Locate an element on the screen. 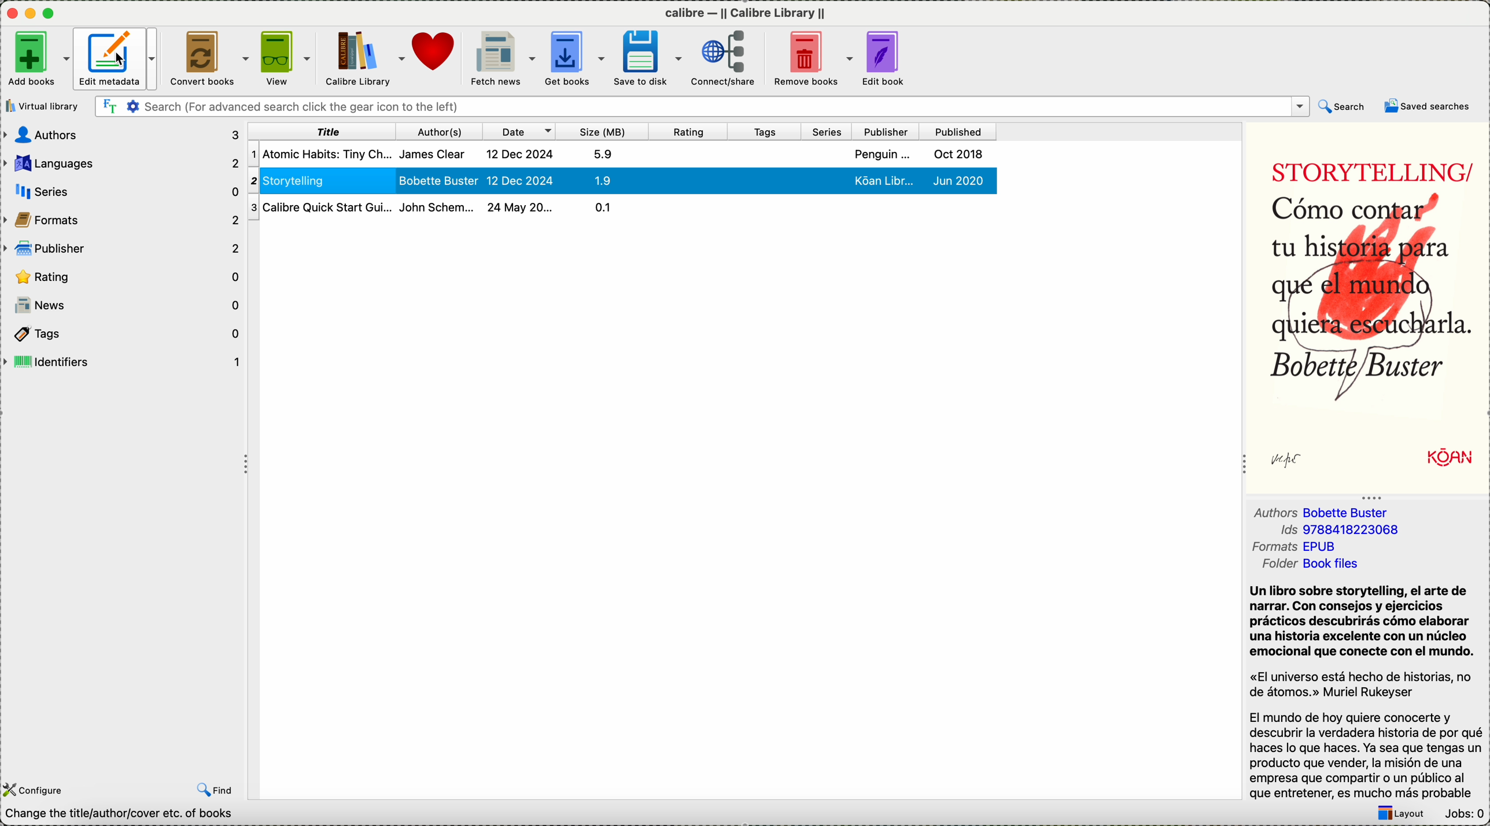 The width and height of the screenshot is (1490, 826). edit book is located at coordinates (886, 60).